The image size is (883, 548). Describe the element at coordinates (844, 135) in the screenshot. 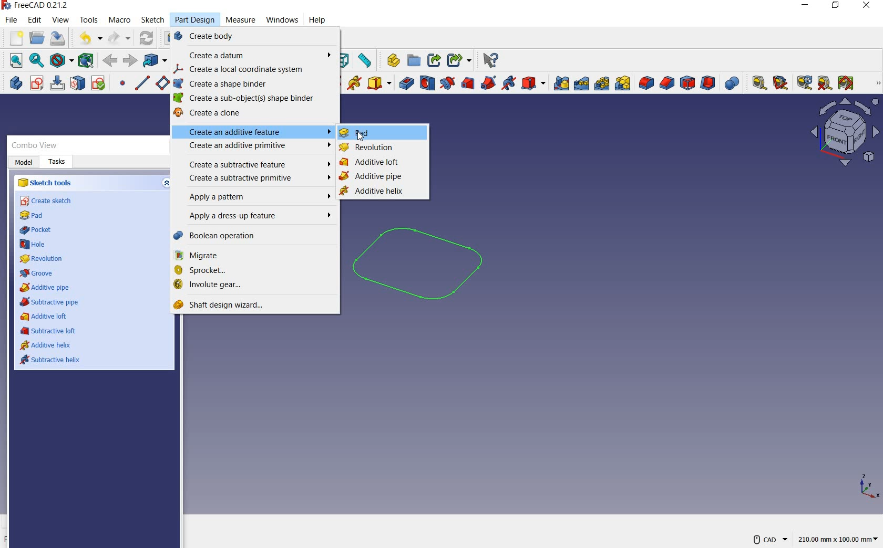

I see `view` at that location.